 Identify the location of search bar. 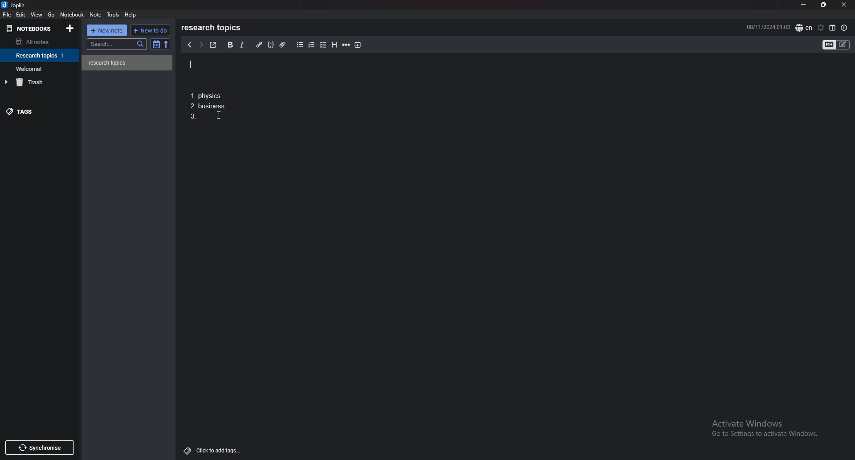
(118, 44).